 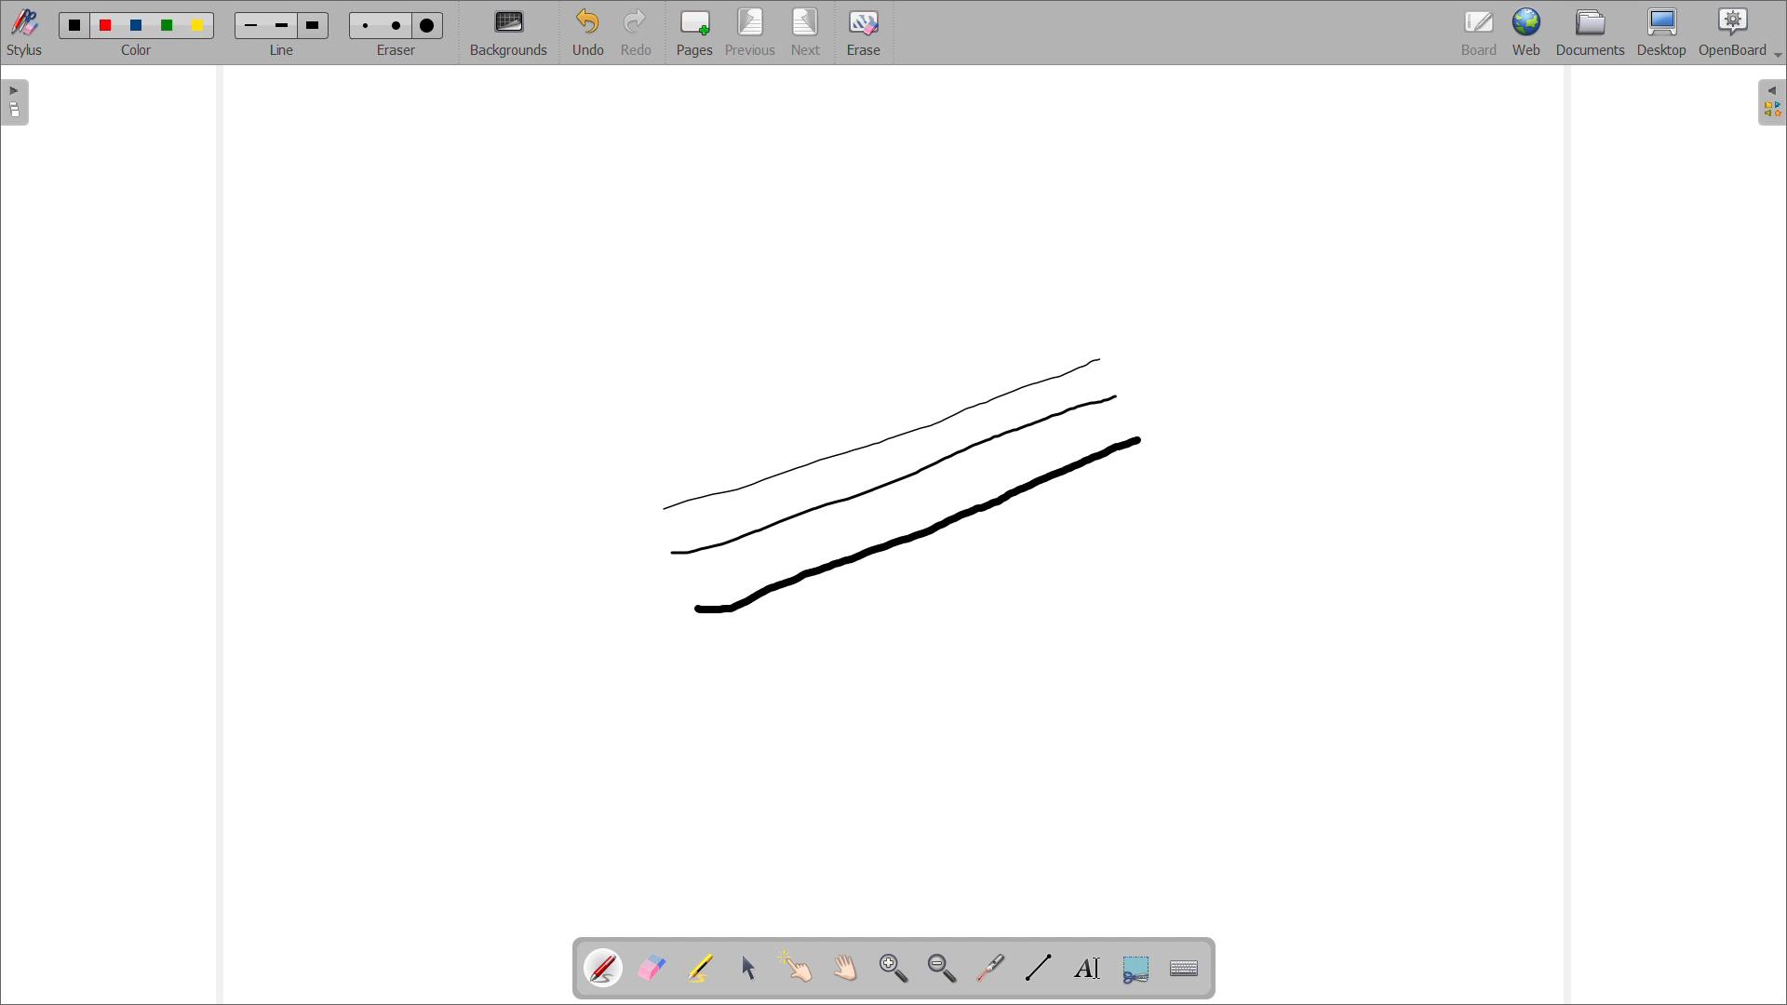 I want to click on line width size, so click(x=253, y=27).